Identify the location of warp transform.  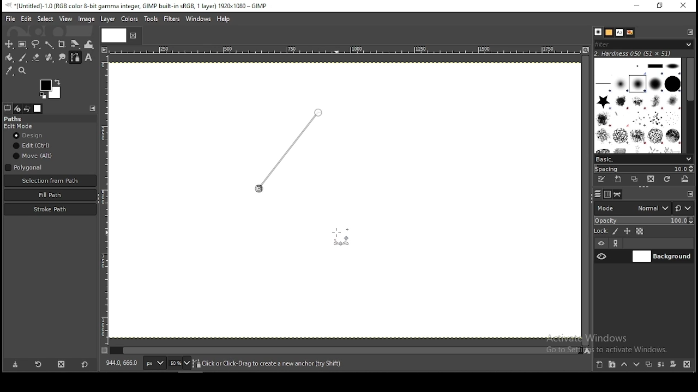
(89, 44).